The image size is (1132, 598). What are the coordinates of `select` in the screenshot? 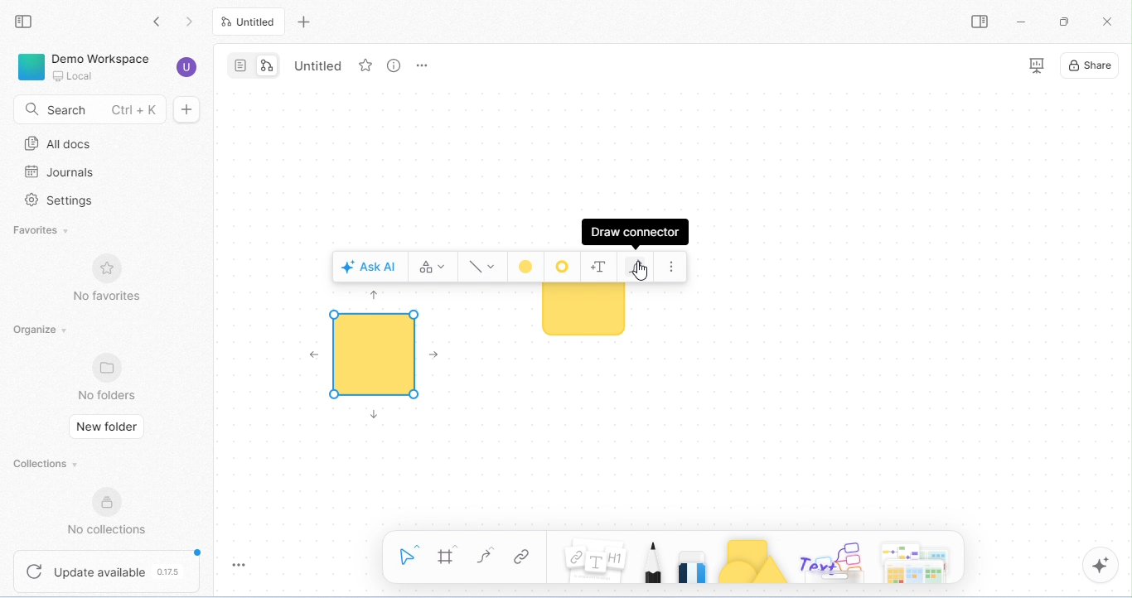 It's located at (411, 554).